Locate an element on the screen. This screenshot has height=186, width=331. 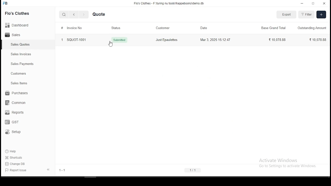
{, Submitted is located at coordinates (120, 40).